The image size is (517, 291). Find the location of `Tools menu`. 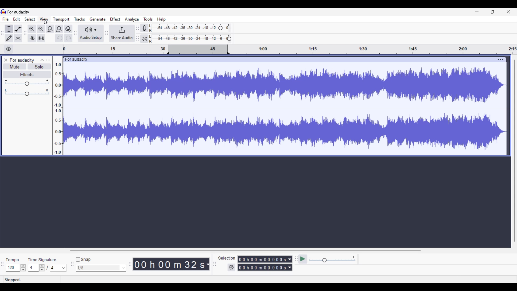

Tools menu is located at coordinates (148, 19).